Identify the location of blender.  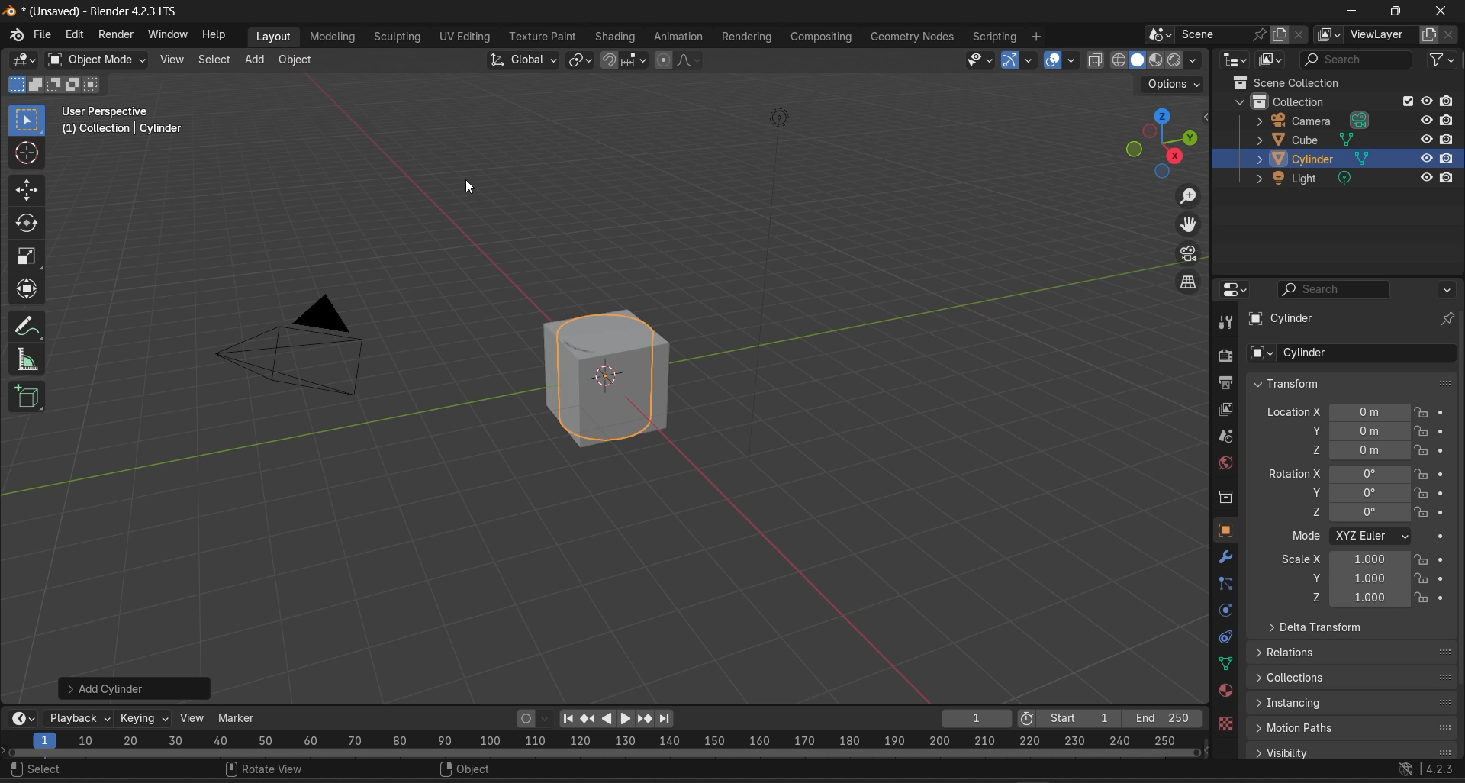
(14, 37).